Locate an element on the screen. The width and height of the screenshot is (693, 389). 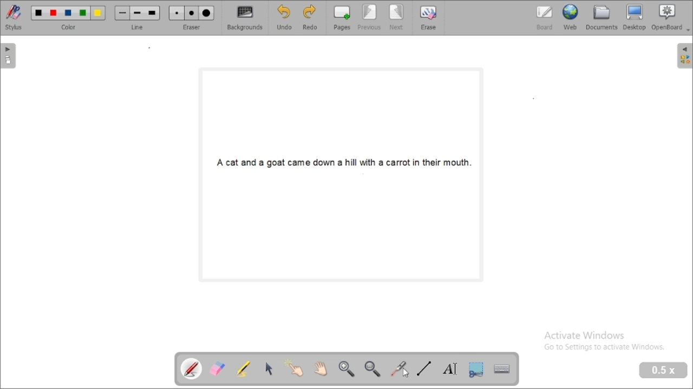
backgrounds is located at coordinates (246, 18).